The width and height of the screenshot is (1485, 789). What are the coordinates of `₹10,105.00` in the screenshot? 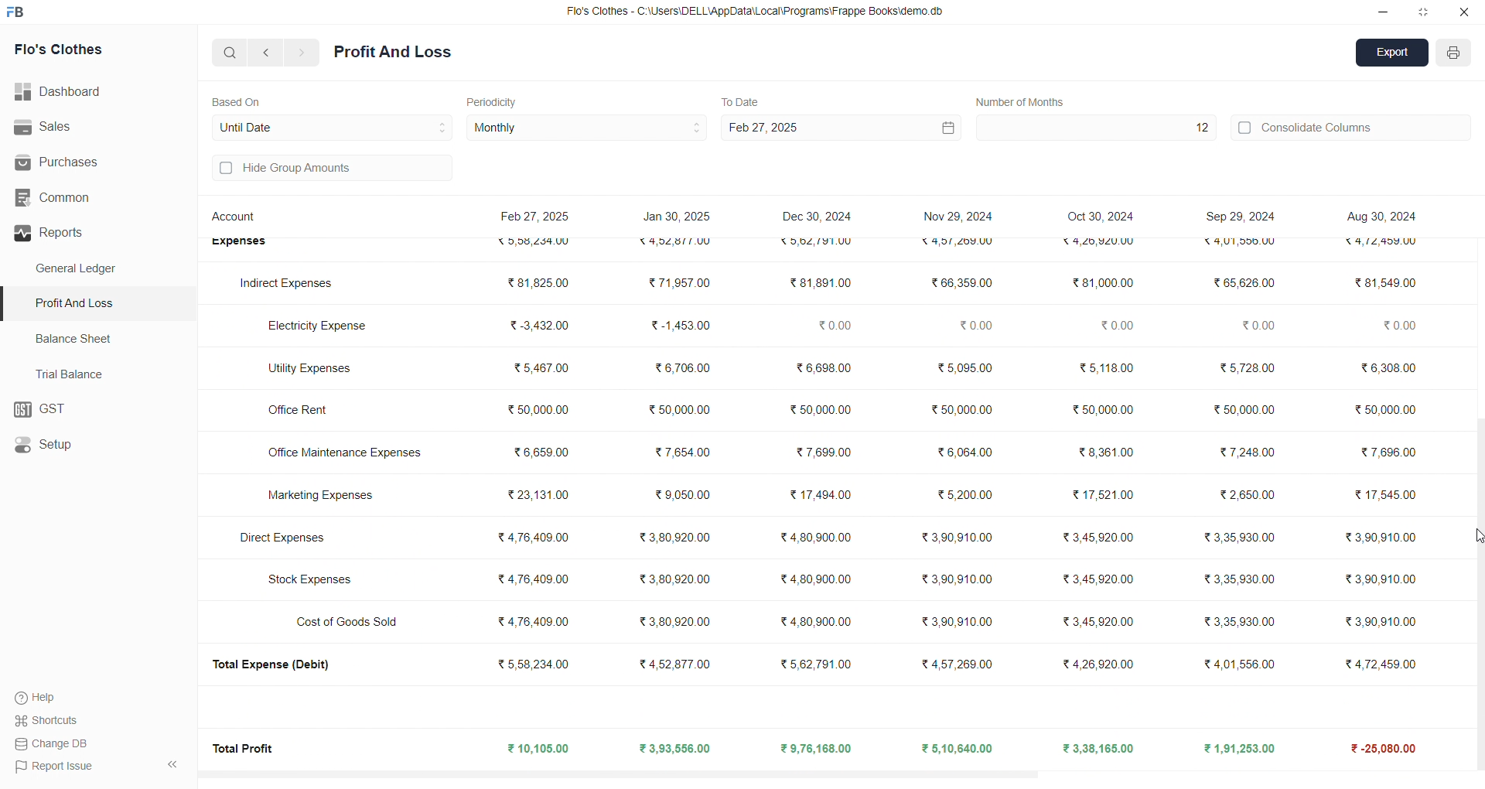 It's located at (541, 750).